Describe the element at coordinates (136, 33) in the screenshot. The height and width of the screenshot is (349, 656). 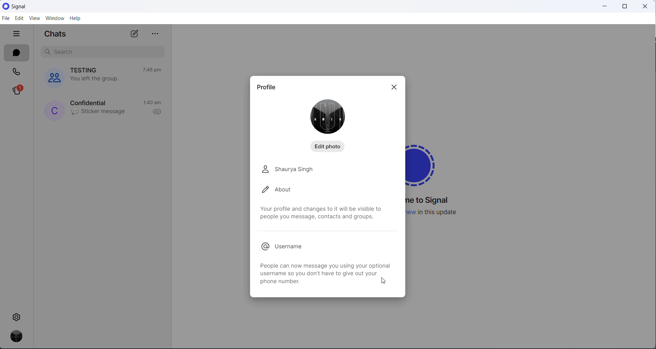
I see `new chats` at that location.